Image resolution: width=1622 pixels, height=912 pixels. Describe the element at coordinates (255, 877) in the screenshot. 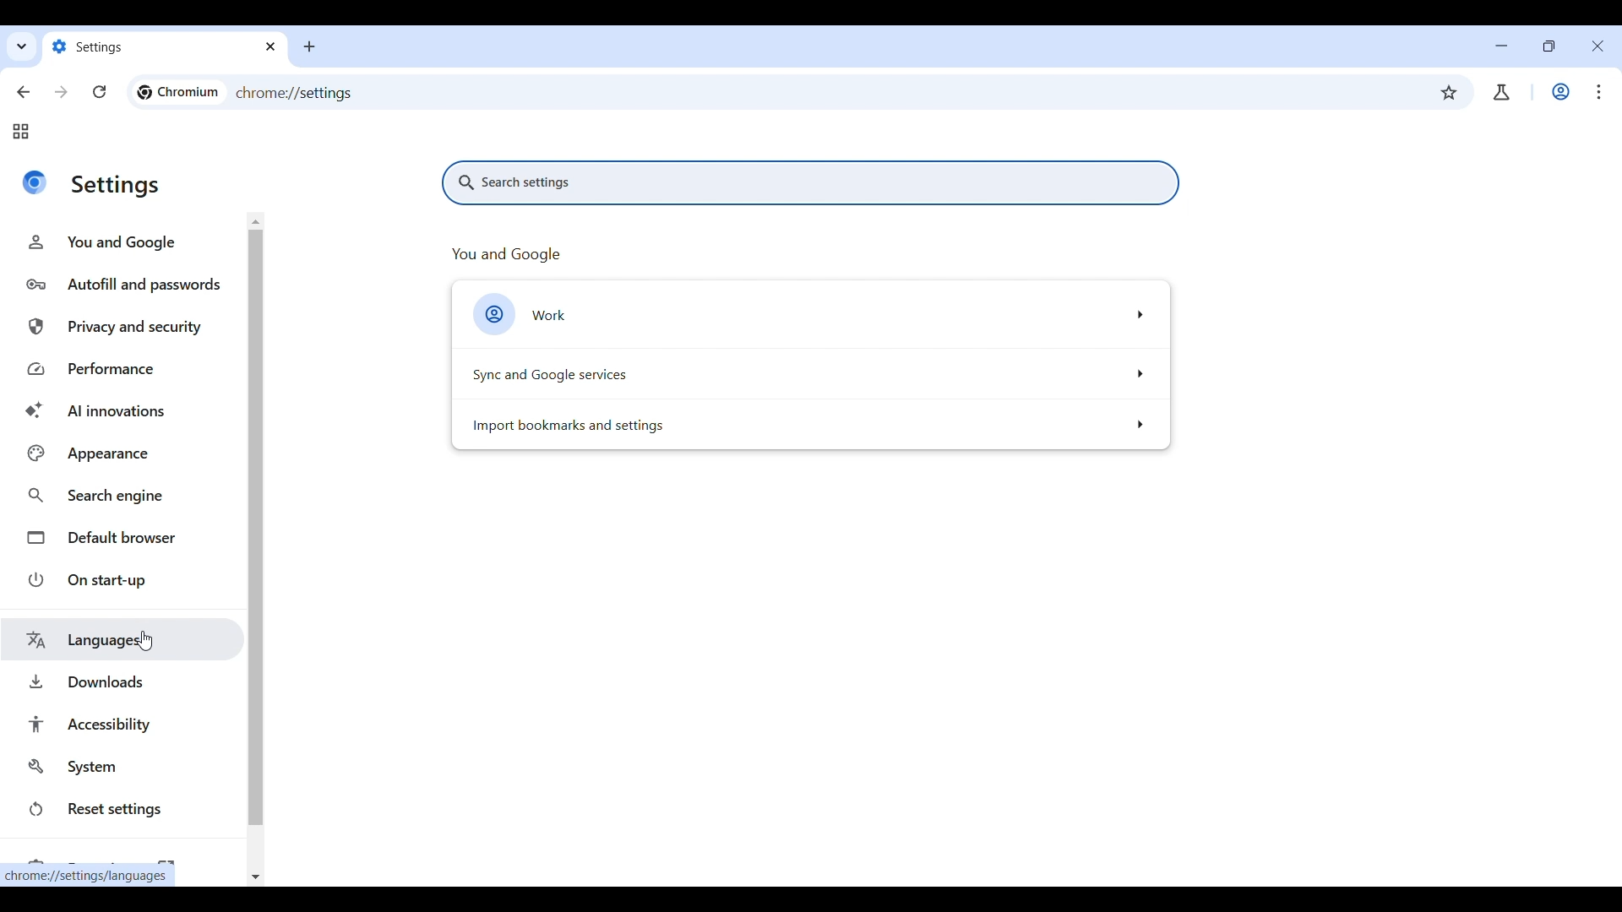

I see `Quick slide to bottom` at that location.